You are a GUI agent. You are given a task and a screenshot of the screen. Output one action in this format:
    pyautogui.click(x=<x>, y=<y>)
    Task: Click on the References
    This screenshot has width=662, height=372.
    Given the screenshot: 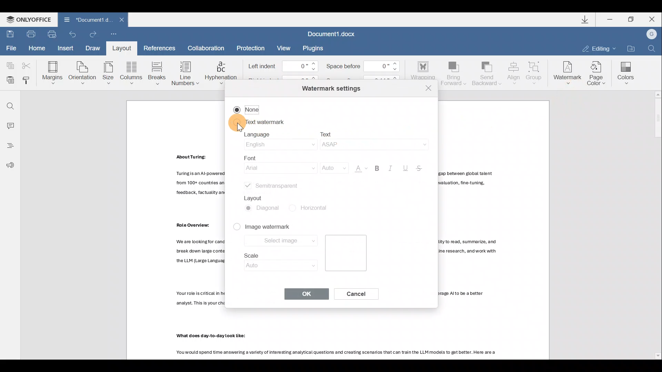 What is the action you would take?
    pyautogui.click(x=159, y=48)
    